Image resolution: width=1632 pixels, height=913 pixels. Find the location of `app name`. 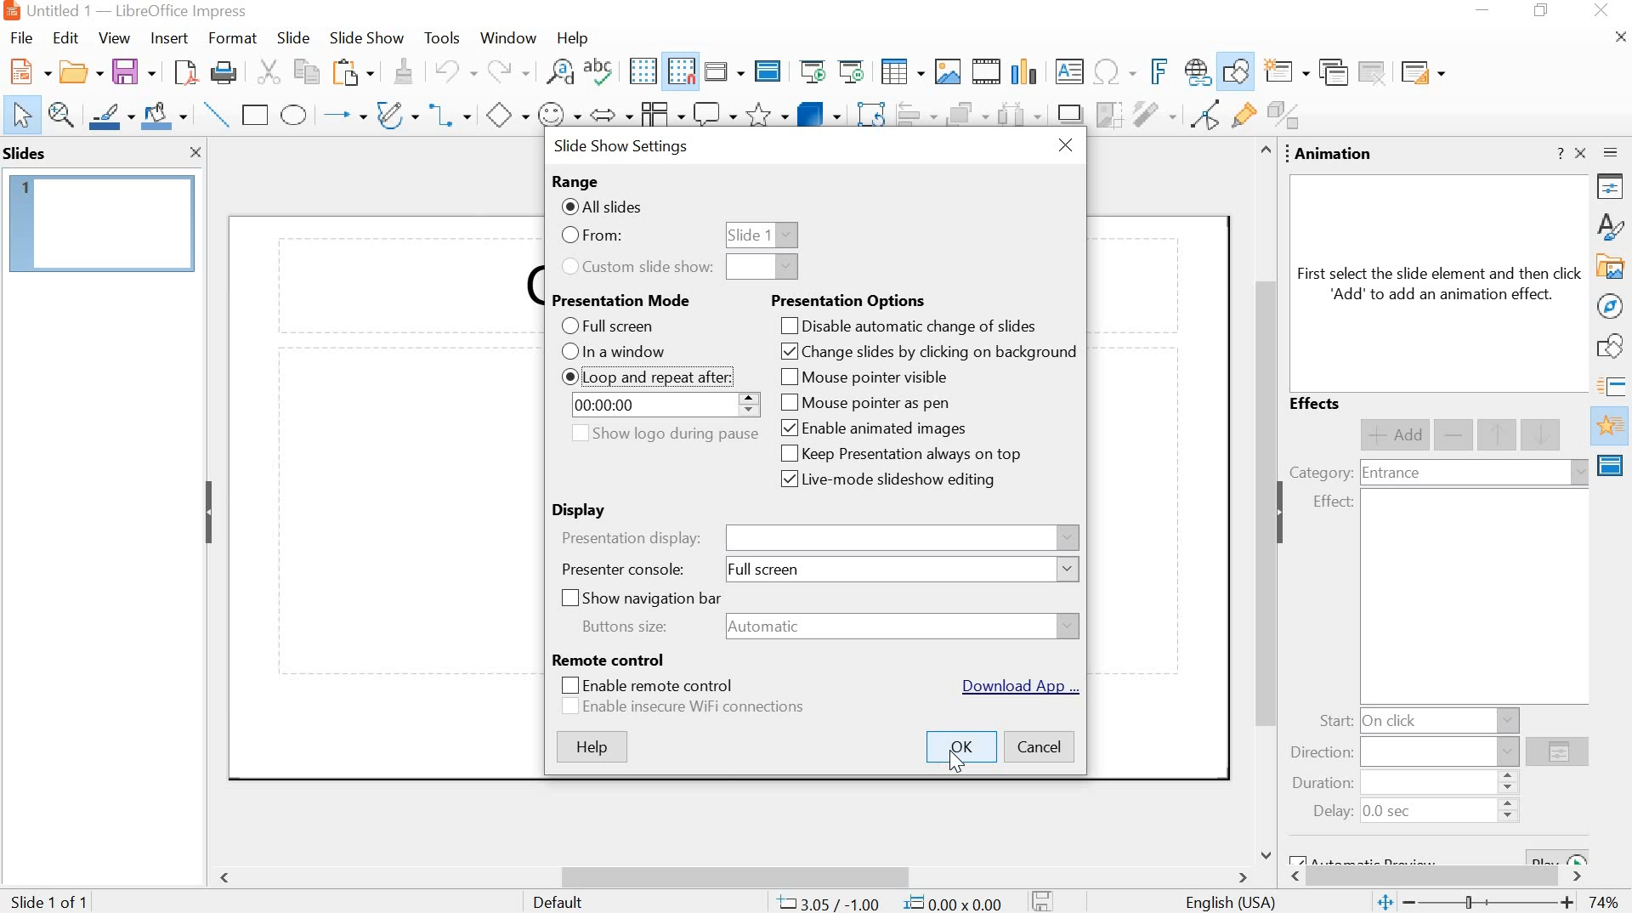

app name is located at coordinates (182, 11).